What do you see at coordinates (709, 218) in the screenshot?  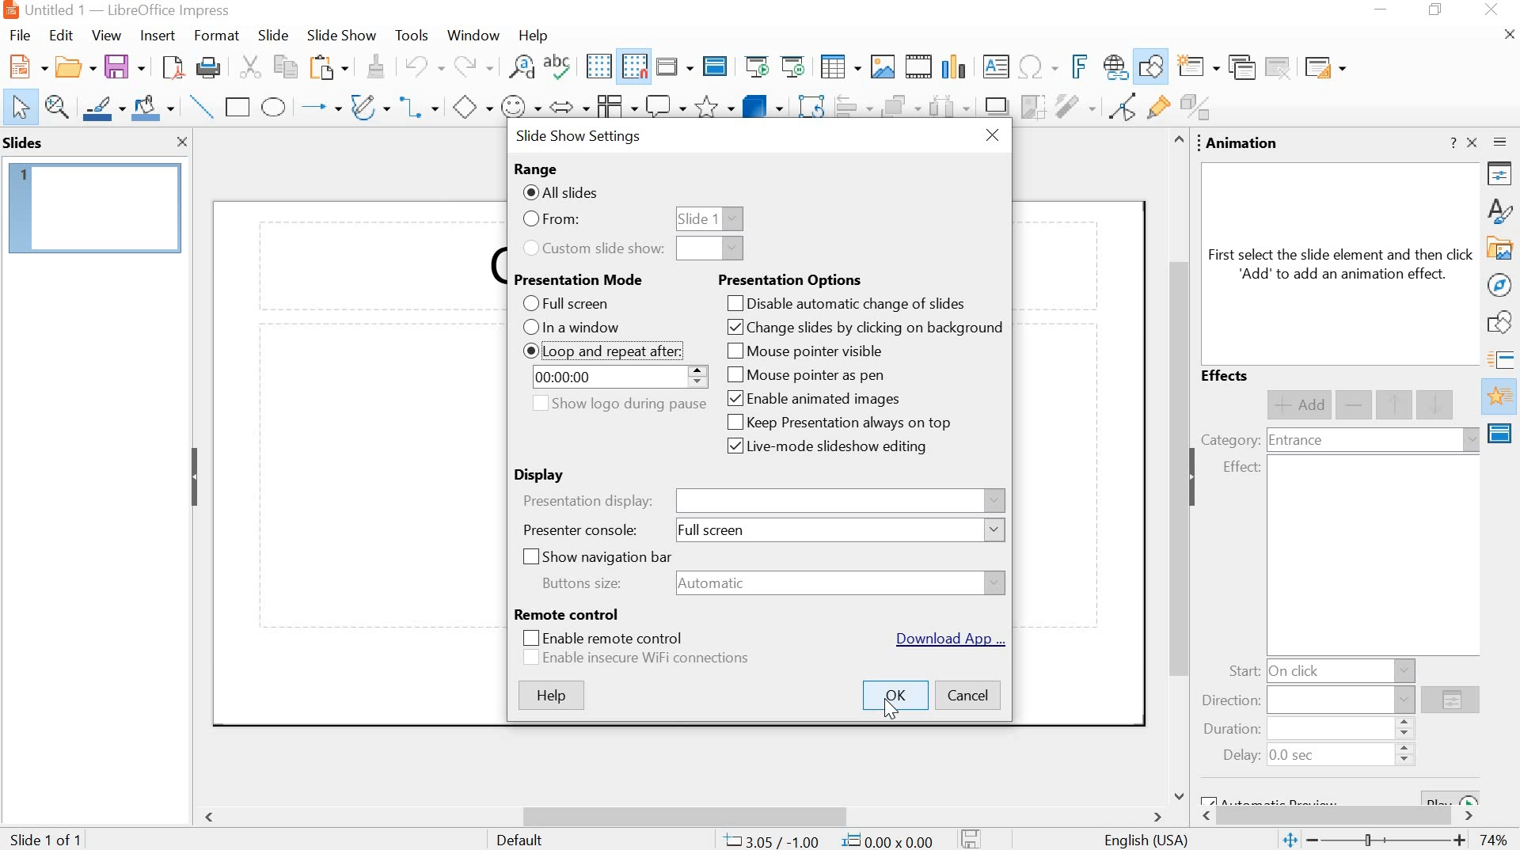 I see `slide 1` at bounding box center [709, 218].